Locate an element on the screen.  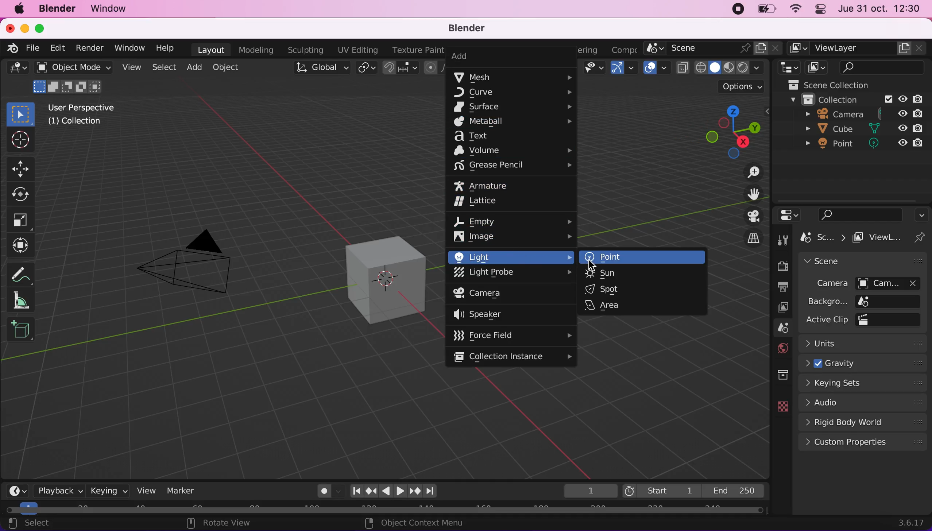
render is located at coordinates (780, 265).